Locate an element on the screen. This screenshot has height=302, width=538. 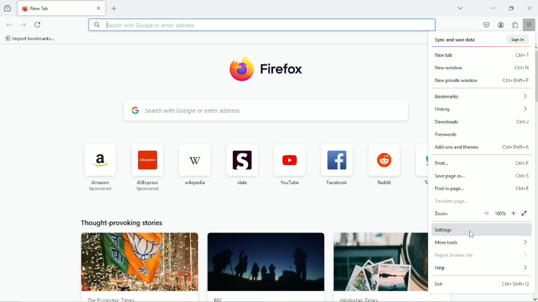
Twitter is located at coordinates (419, 166).